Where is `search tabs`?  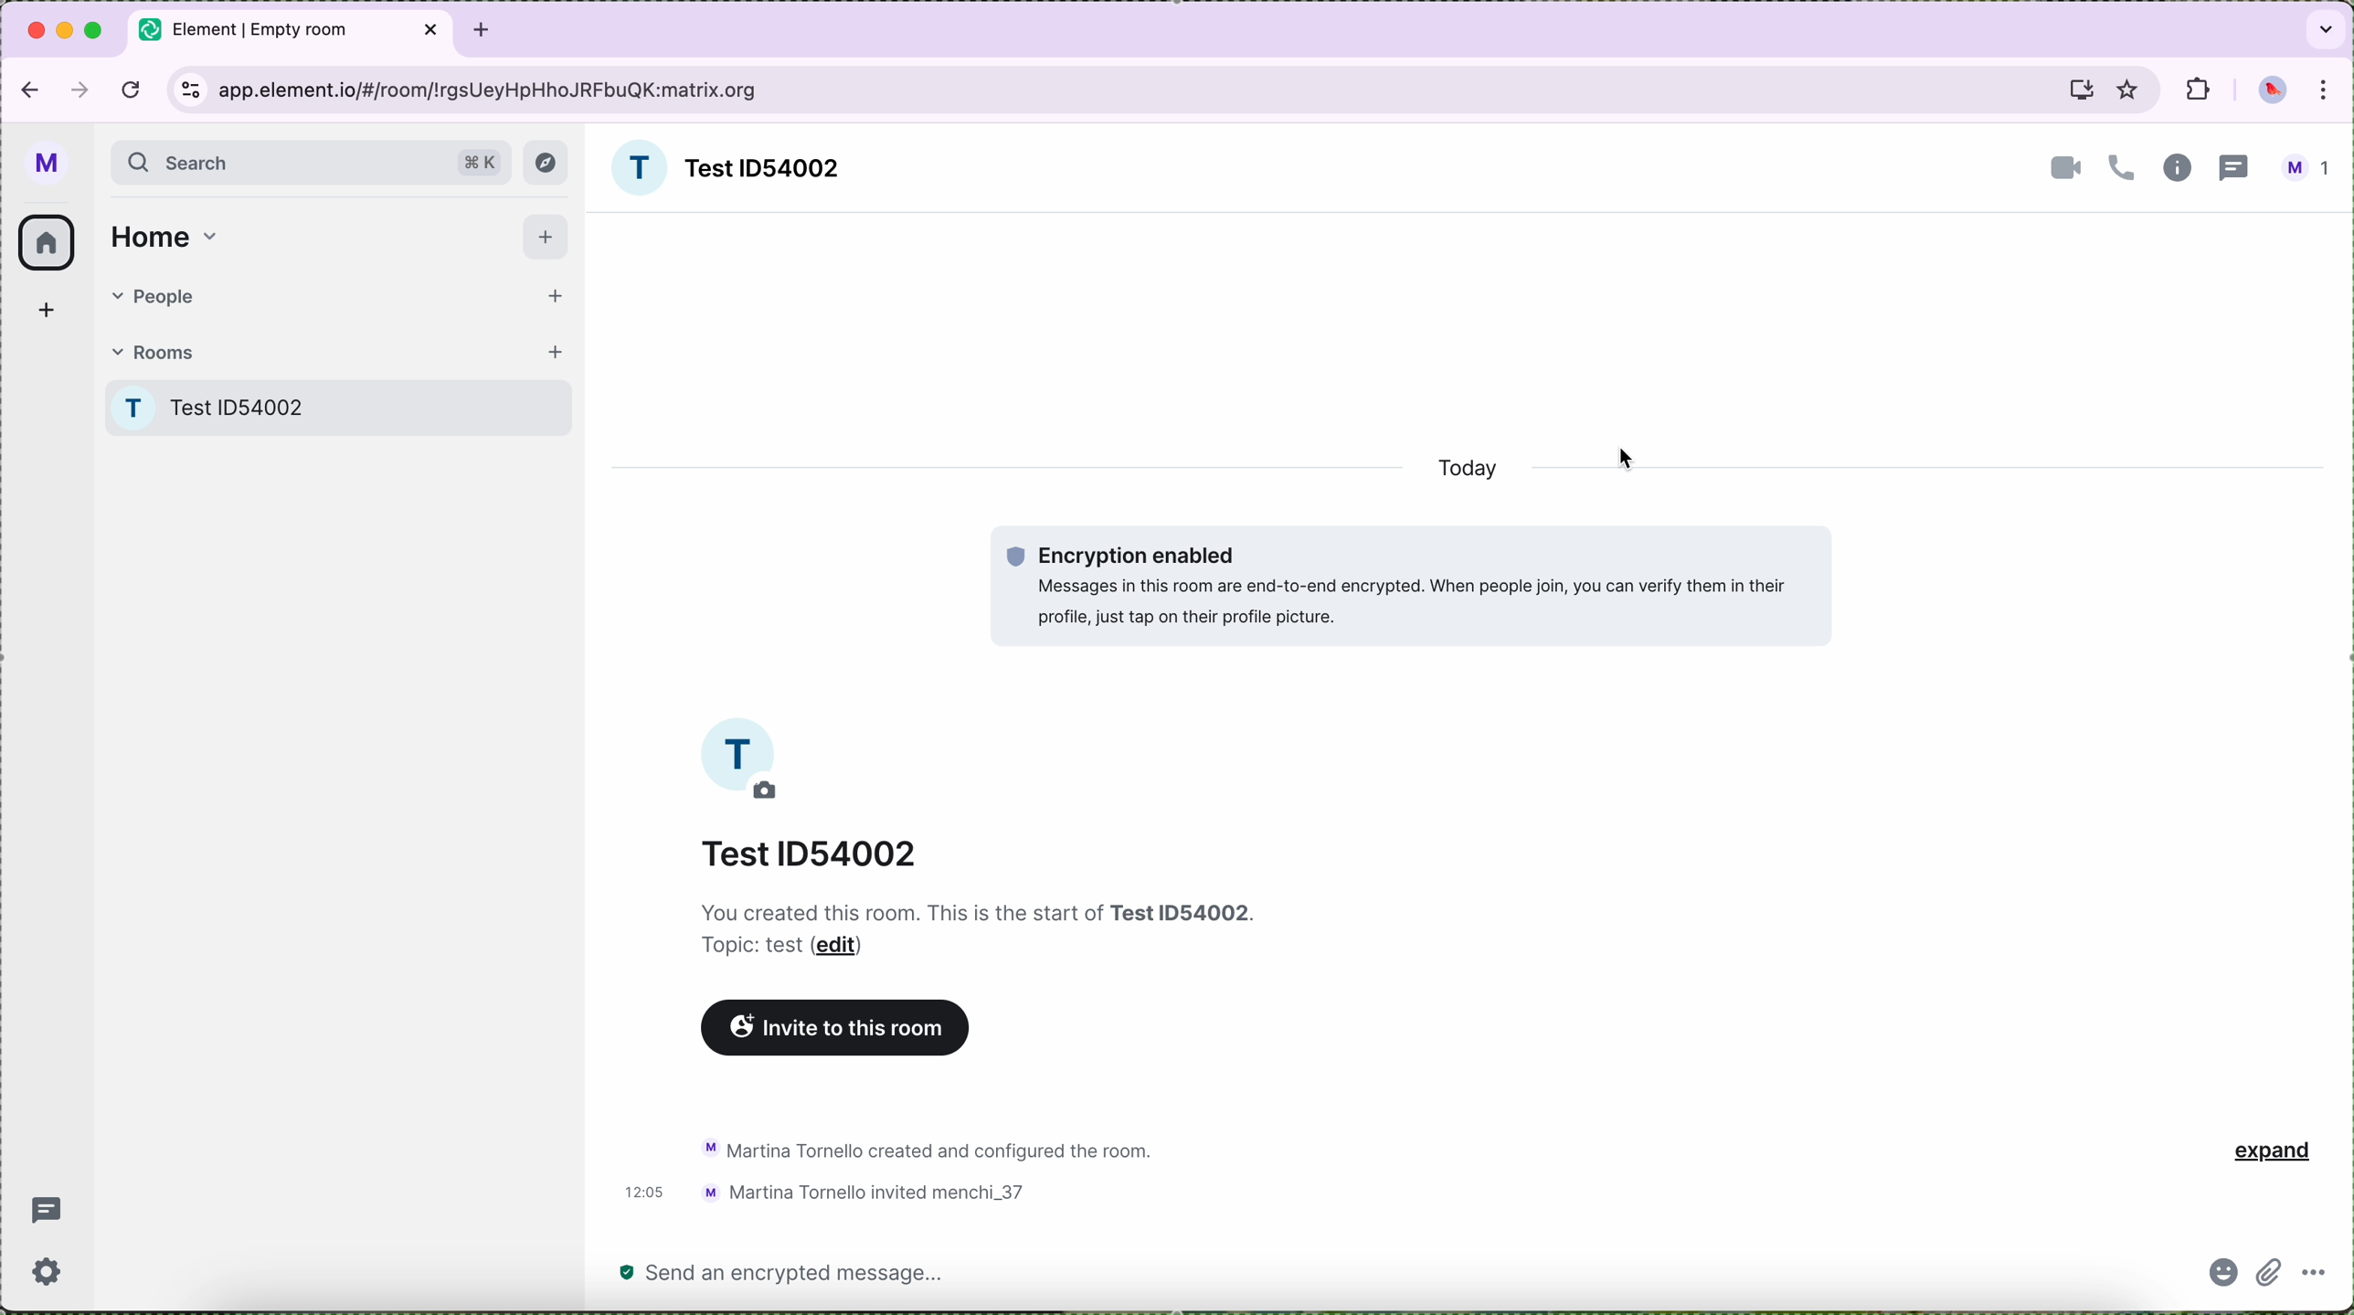
search tabs is located at coordinates (2320, 28).